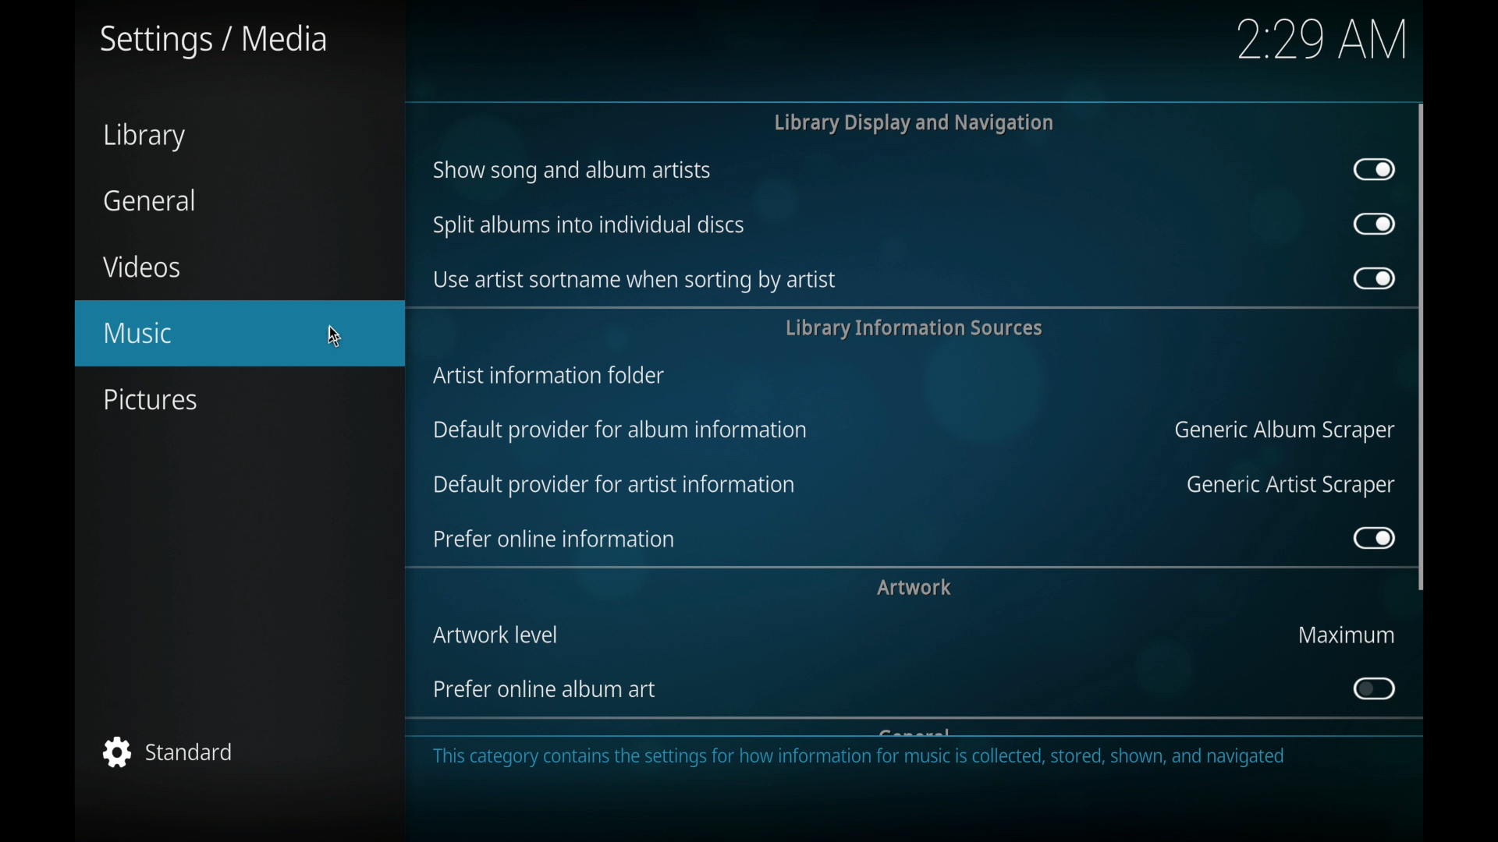 The width and height of the screenshot is (1498, 842). I want to click on prefer online album art, so click(544, 690).